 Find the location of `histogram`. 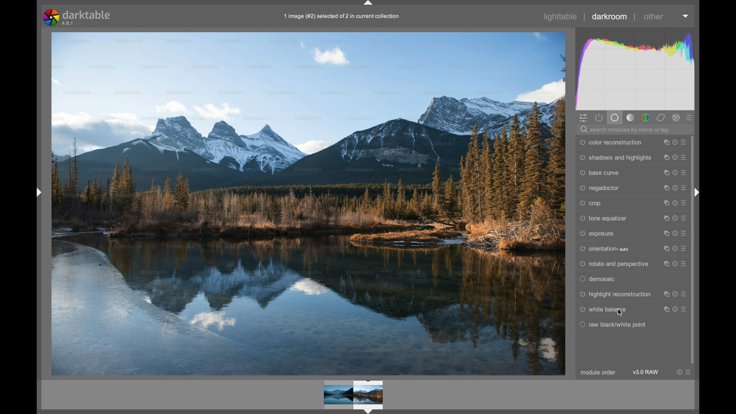

histogram is located at coordinates (635, 68).